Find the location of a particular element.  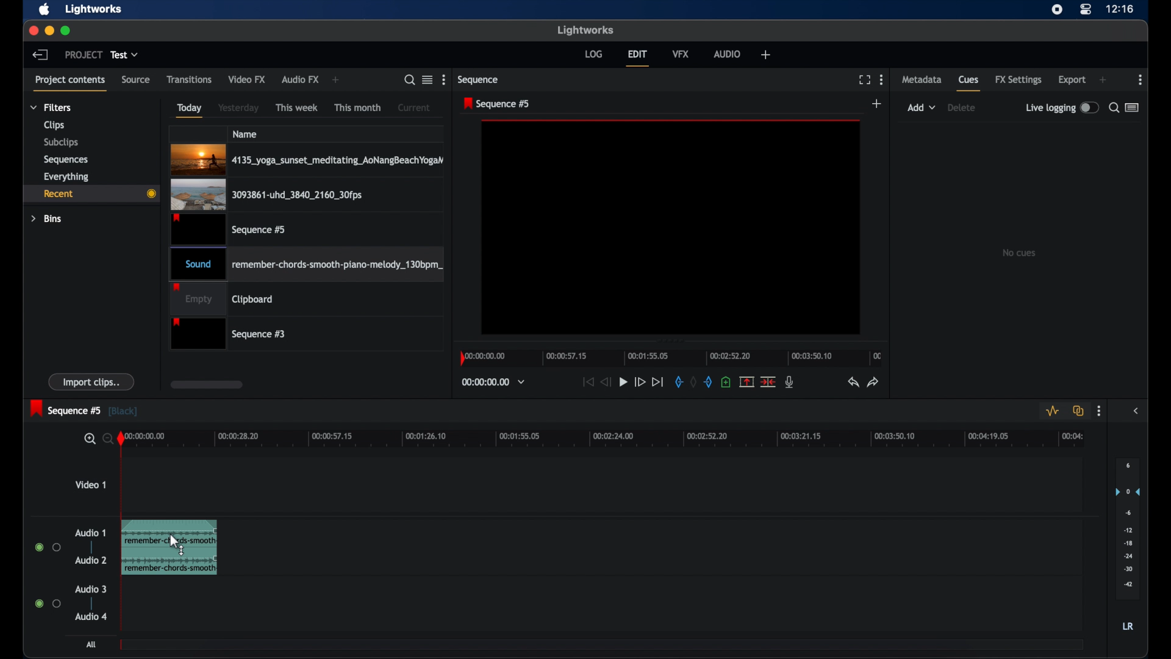

vfx is located at coordinates (681, 53).